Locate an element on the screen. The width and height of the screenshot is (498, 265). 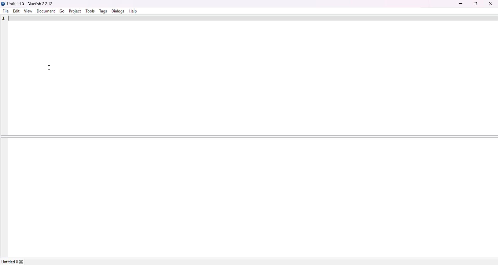
Cursor is located at coordinates (48, 68).